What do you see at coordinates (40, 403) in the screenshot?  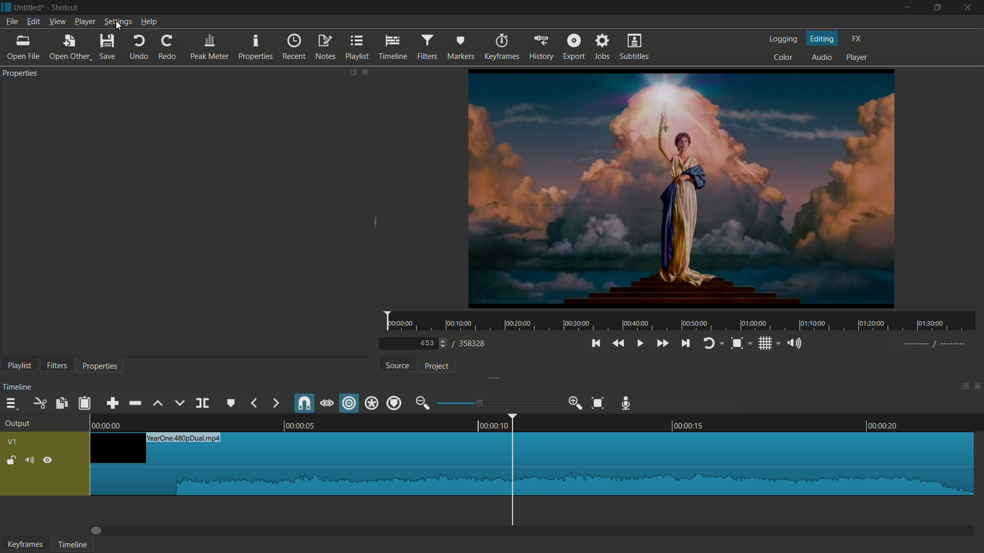 I see `cut` at bounding box center [40, 403].